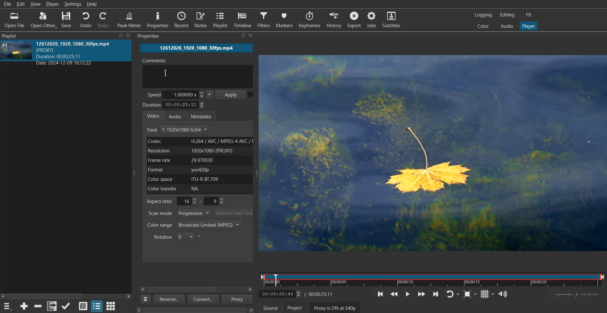  I want to click on Properties, so click(158, 20).